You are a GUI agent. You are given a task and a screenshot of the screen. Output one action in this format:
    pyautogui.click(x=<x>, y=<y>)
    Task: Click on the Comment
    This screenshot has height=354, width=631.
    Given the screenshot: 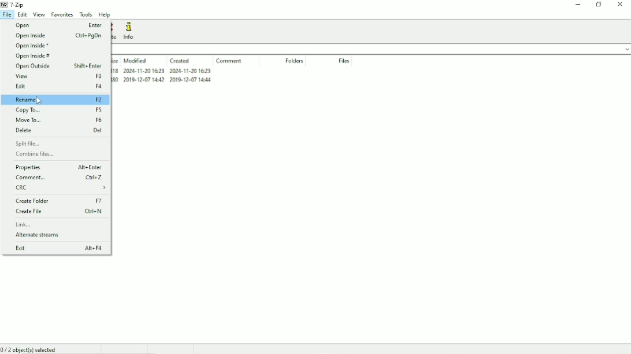 What is the action you would take?
    pyautogui.click(x=229, y=61)
    